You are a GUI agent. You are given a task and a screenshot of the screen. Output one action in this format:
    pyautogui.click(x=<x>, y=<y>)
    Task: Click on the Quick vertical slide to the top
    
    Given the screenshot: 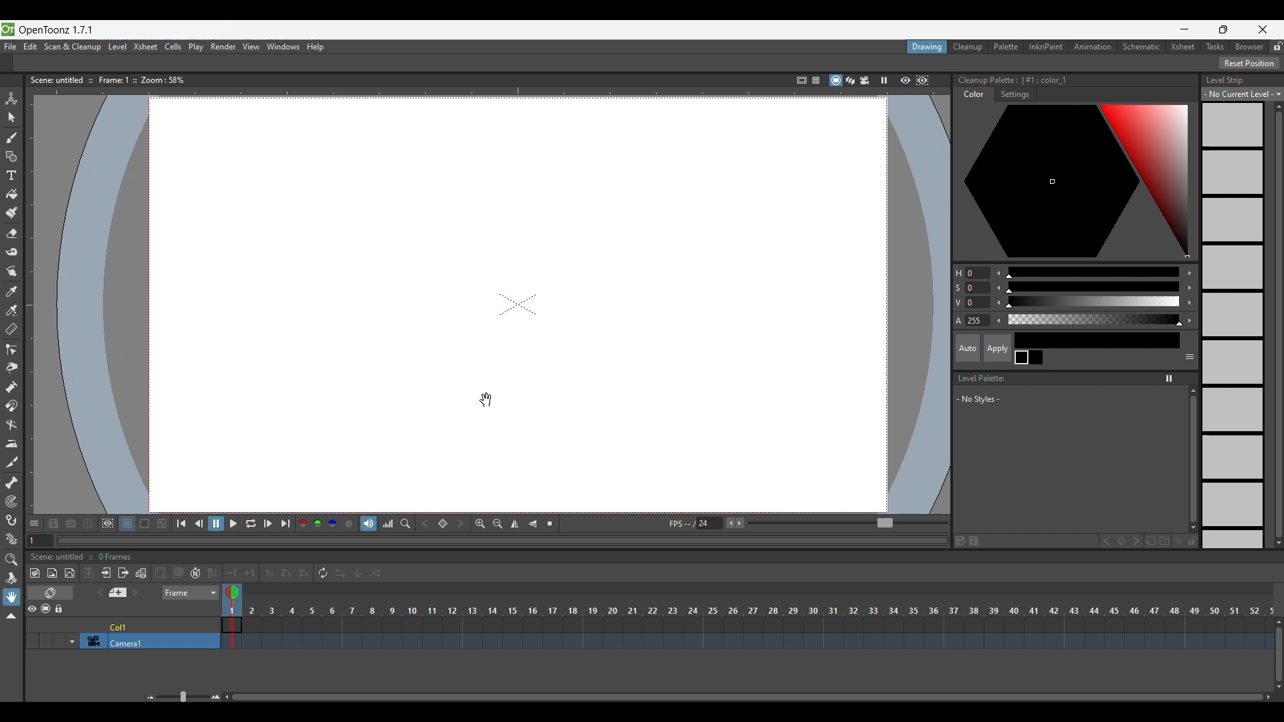 What is the action you would take?
    pyautogui.click(x=1193, y=390)
    